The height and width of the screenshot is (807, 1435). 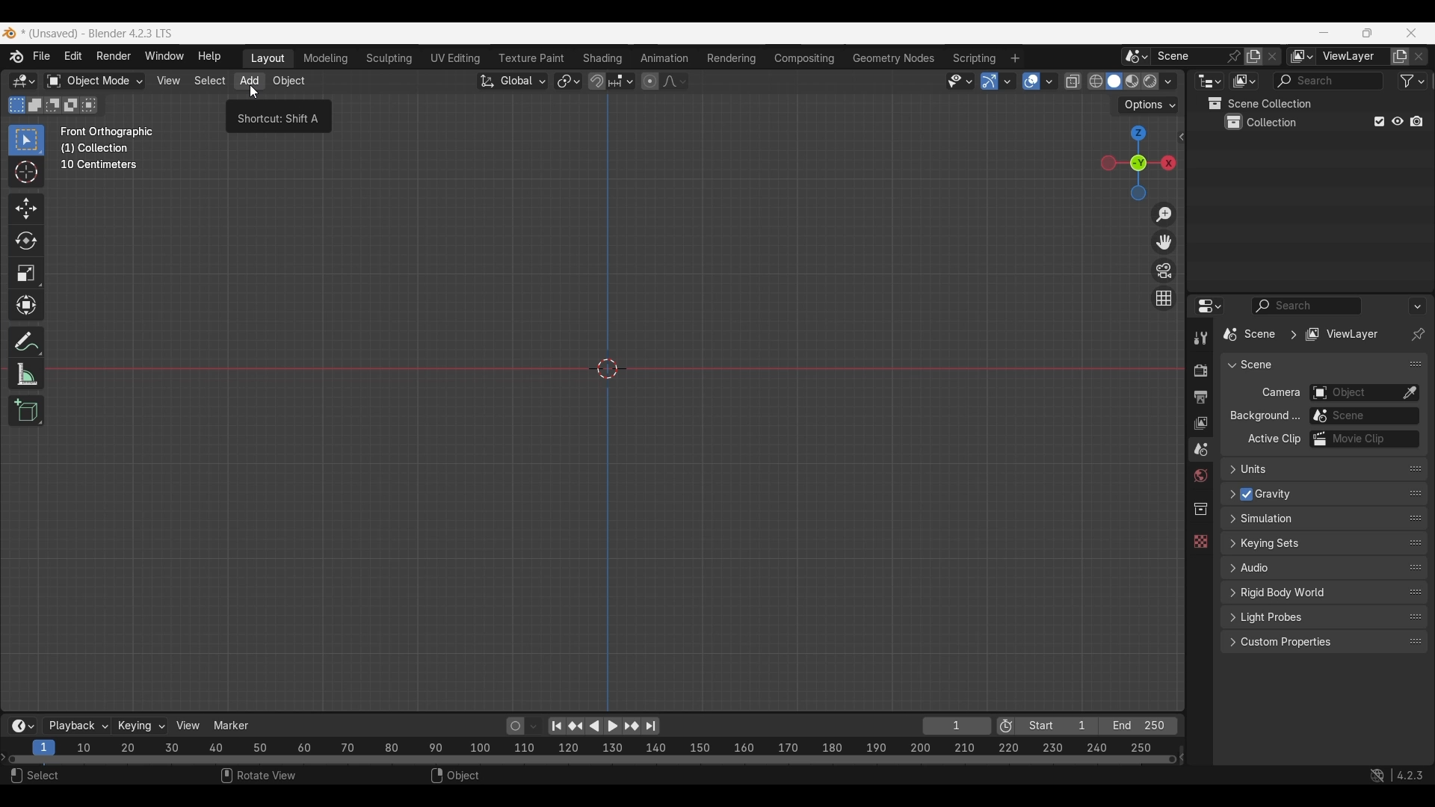 I want to click on Change order in the list, so click(x=1416, y=543).